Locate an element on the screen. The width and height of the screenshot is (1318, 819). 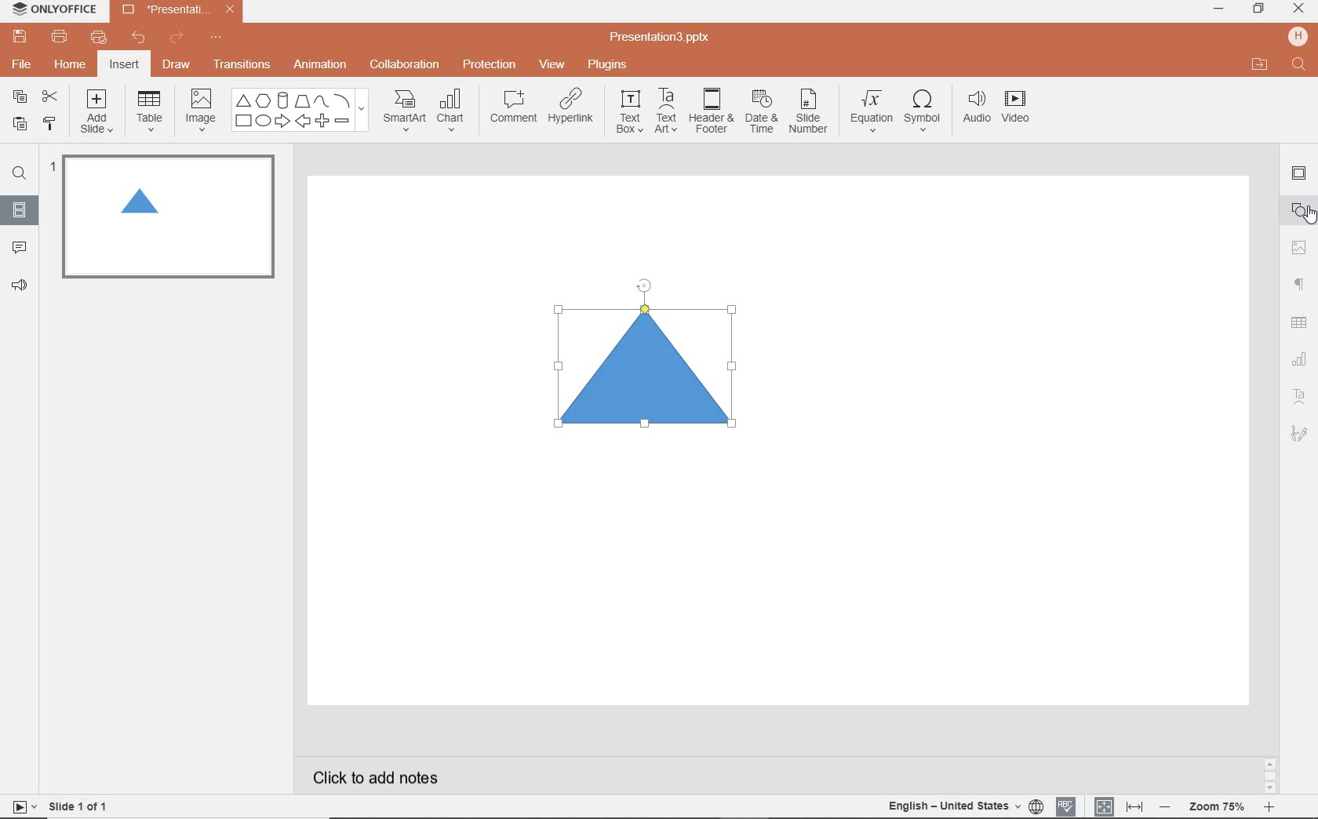
PROTECTION is located at coordinates (490, 63).